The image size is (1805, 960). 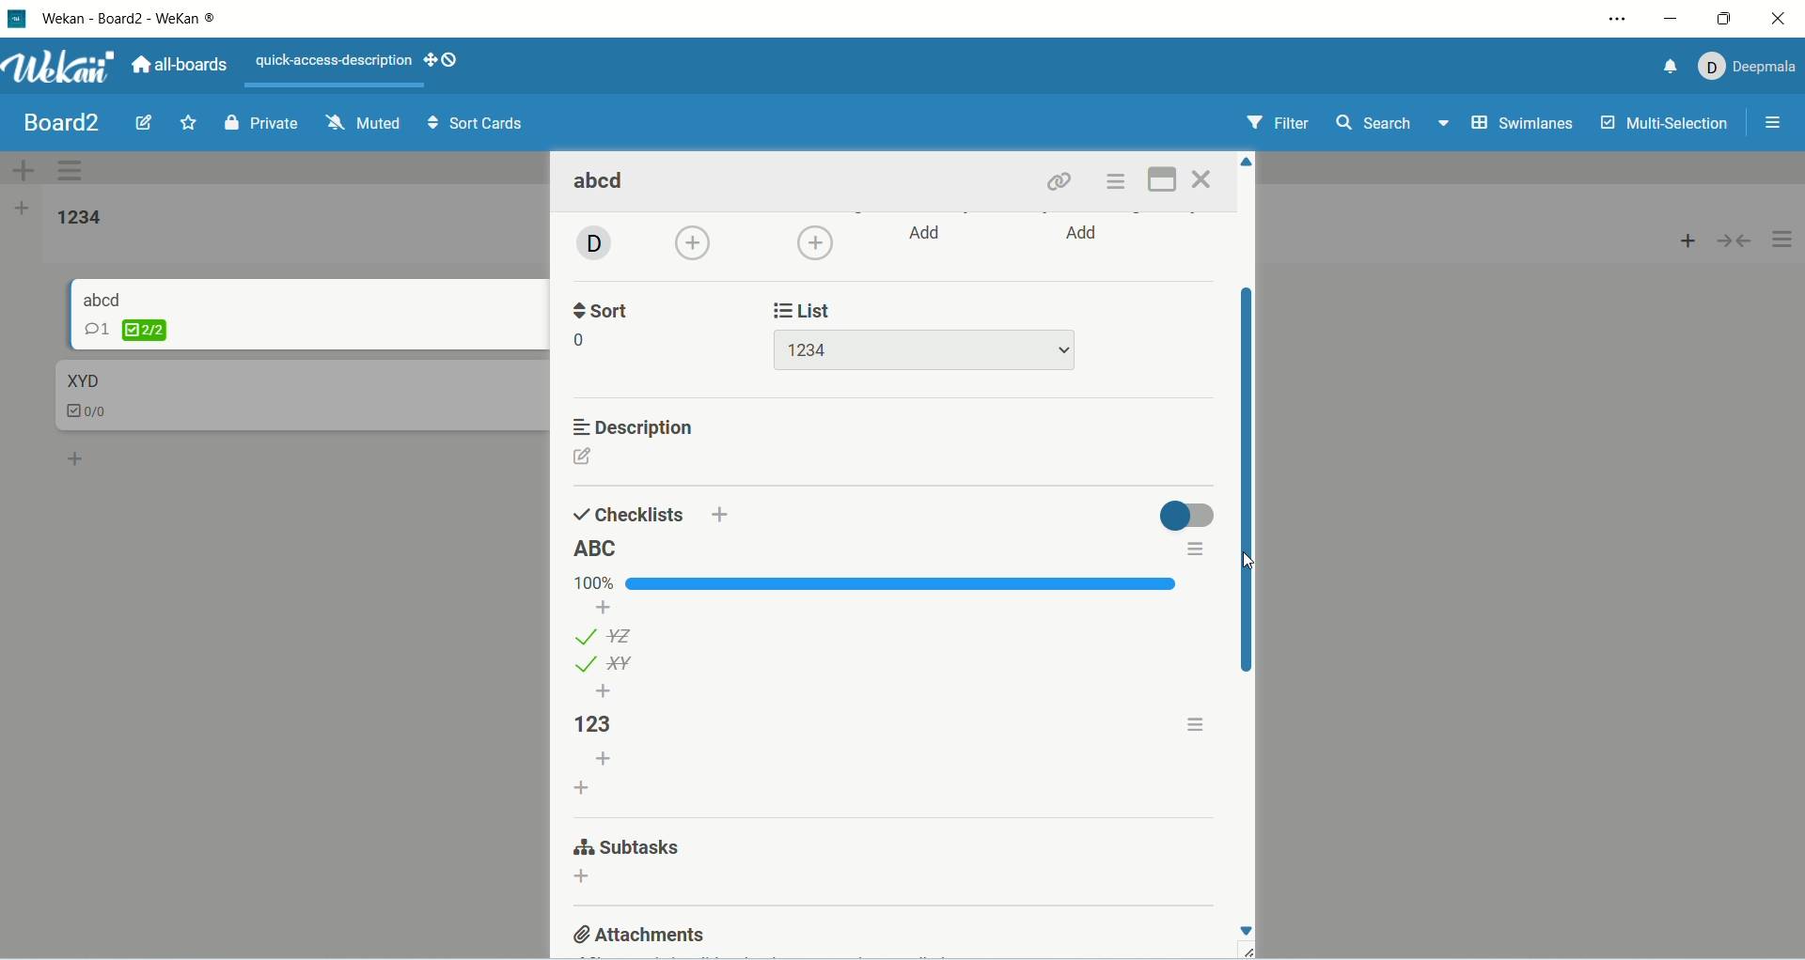 I want to click on link, so click(x=1062, y=182).